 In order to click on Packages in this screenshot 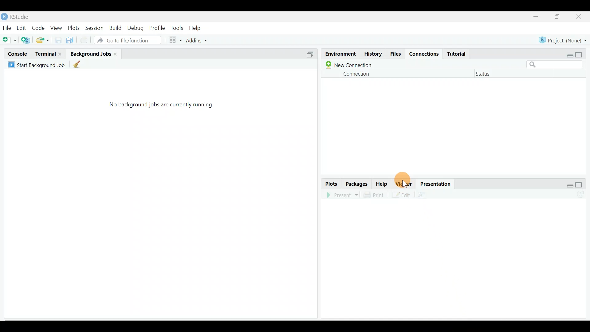, I will do `click(357, 184)`.